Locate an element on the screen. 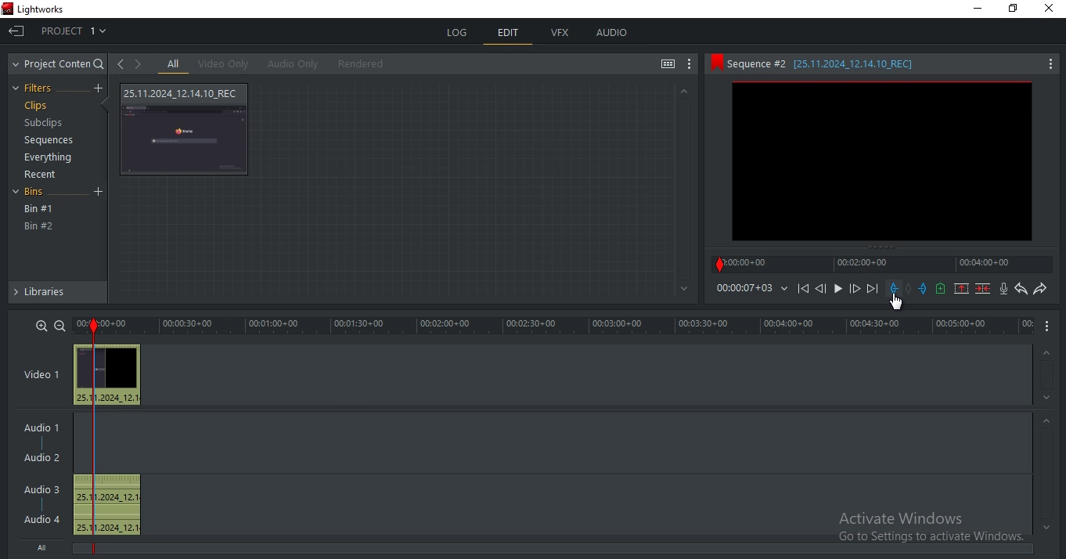  Lightwork Logo is located at coordinates (7, 8).